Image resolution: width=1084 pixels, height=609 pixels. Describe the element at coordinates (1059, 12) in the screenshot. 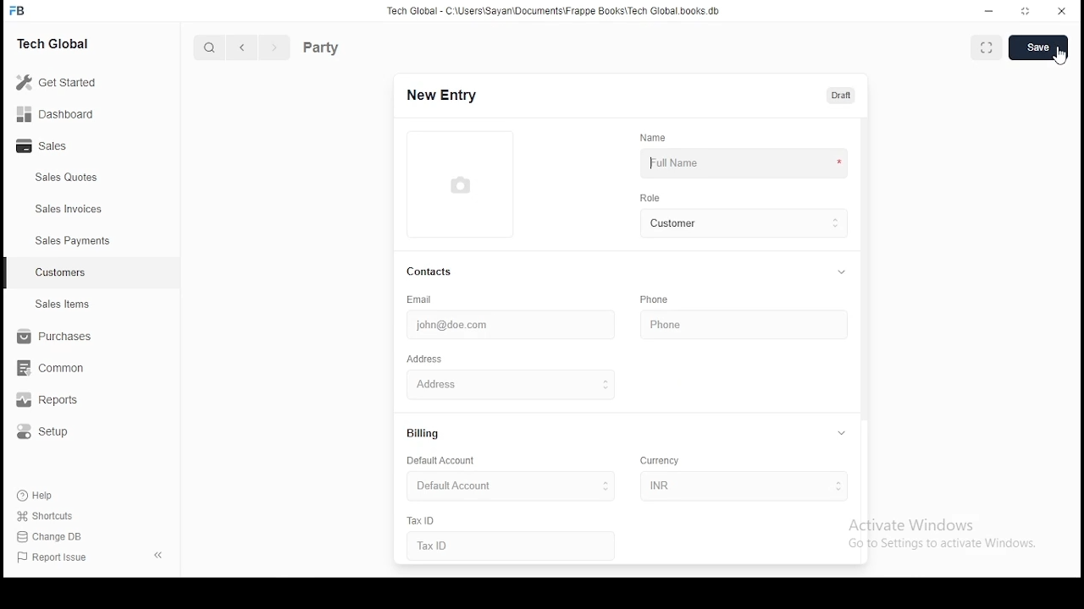

I see `close window` at that location.